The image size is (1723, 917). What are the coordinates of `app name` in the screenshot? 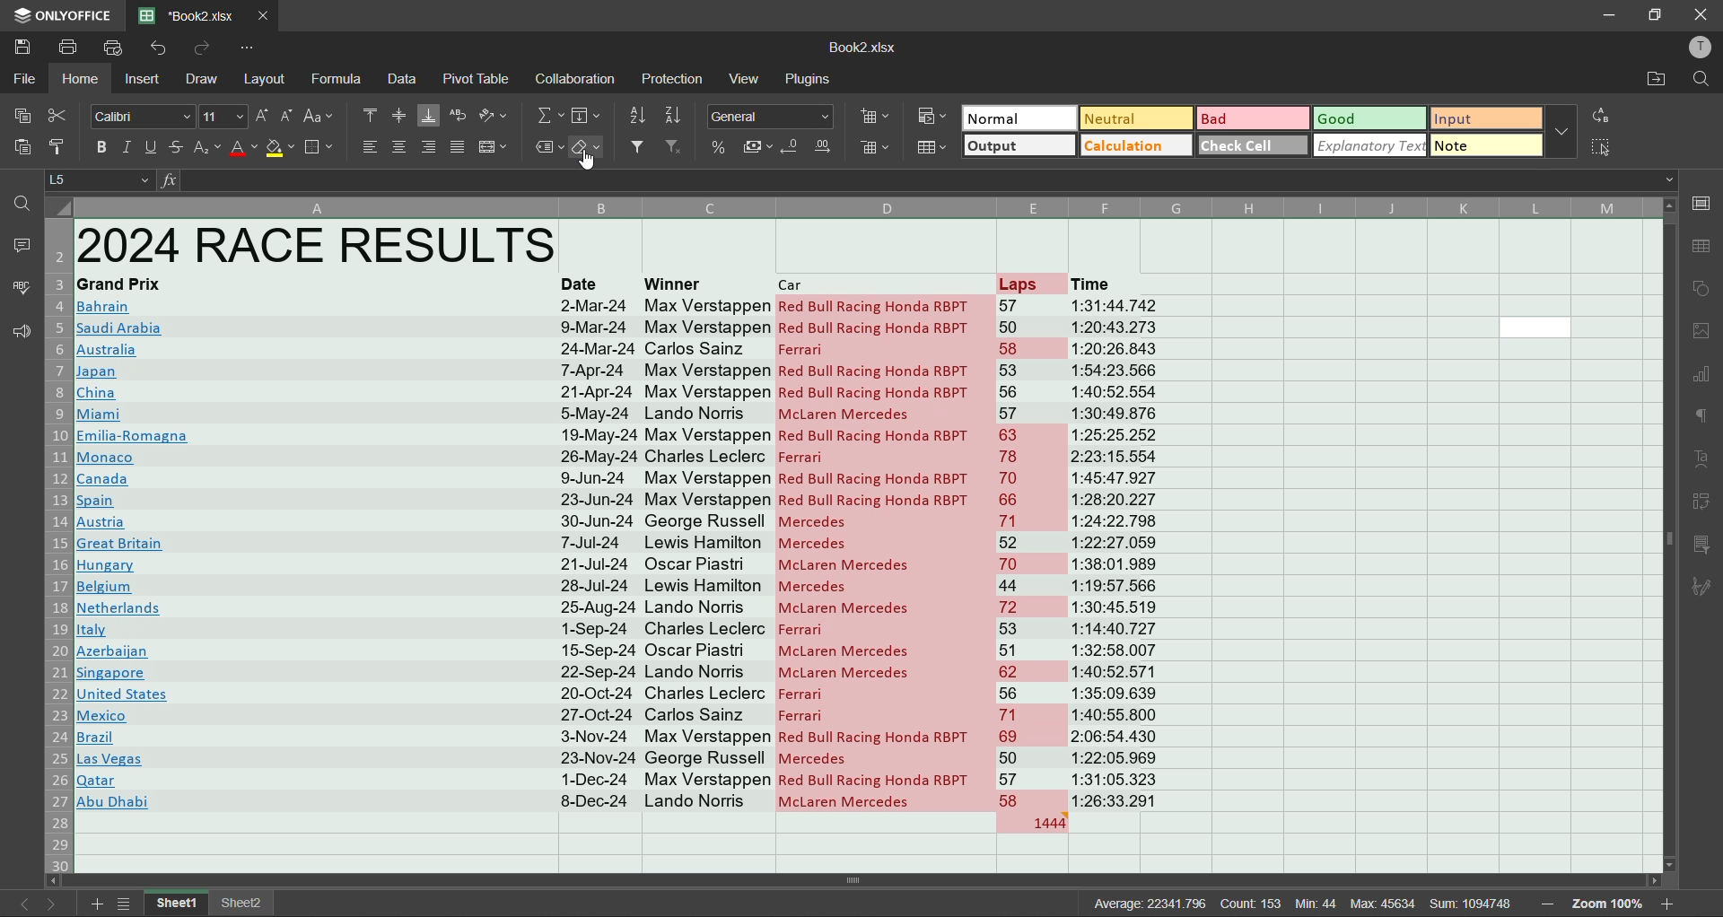 It's located at (63, 13).